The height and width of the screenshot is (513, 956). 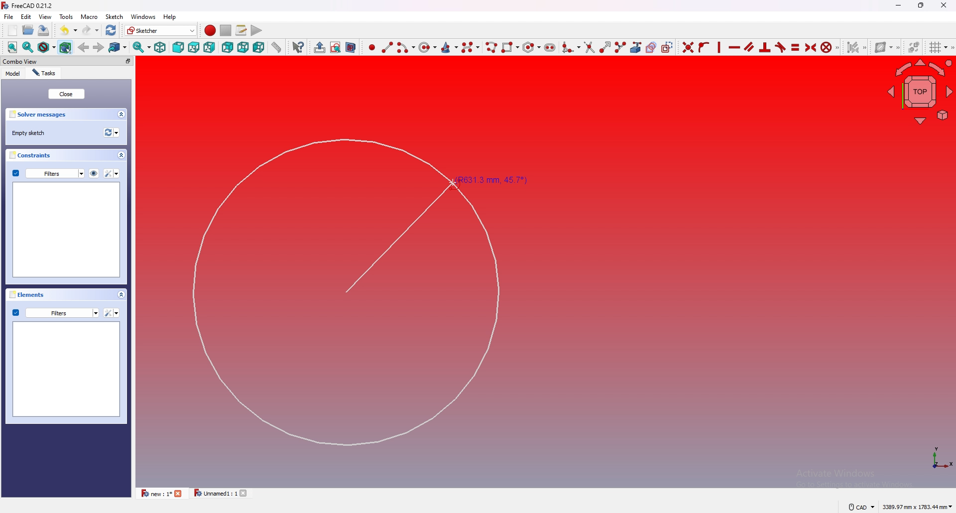 I want to click on Sketch, so click(x=114, y=16).